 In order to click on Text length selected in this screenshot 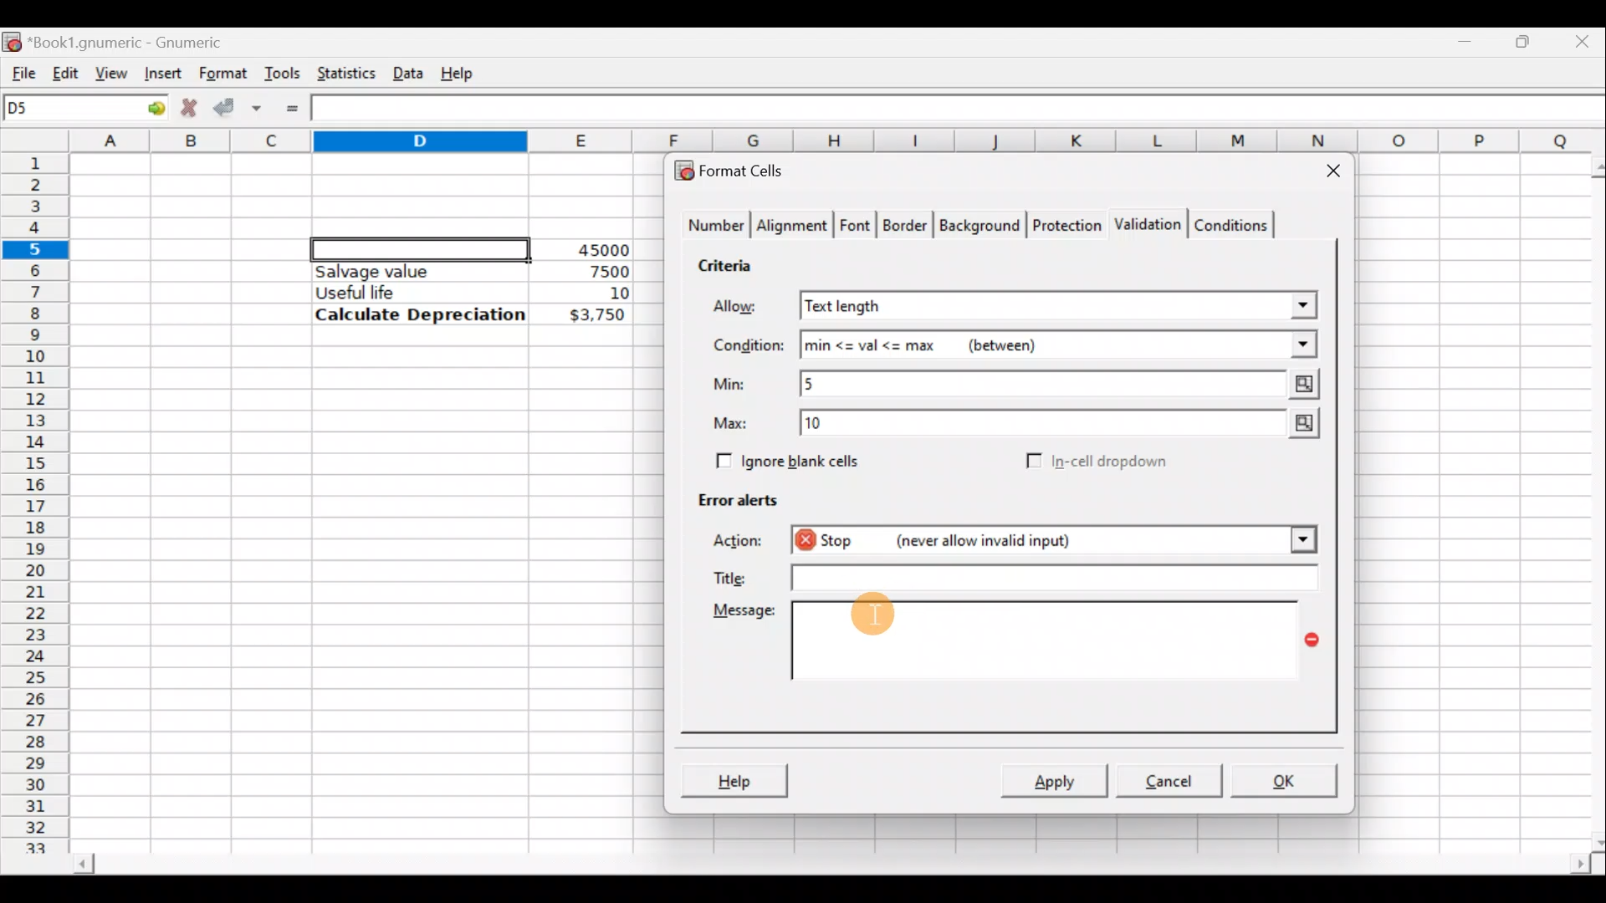, I will do `click(1060, 307)`.